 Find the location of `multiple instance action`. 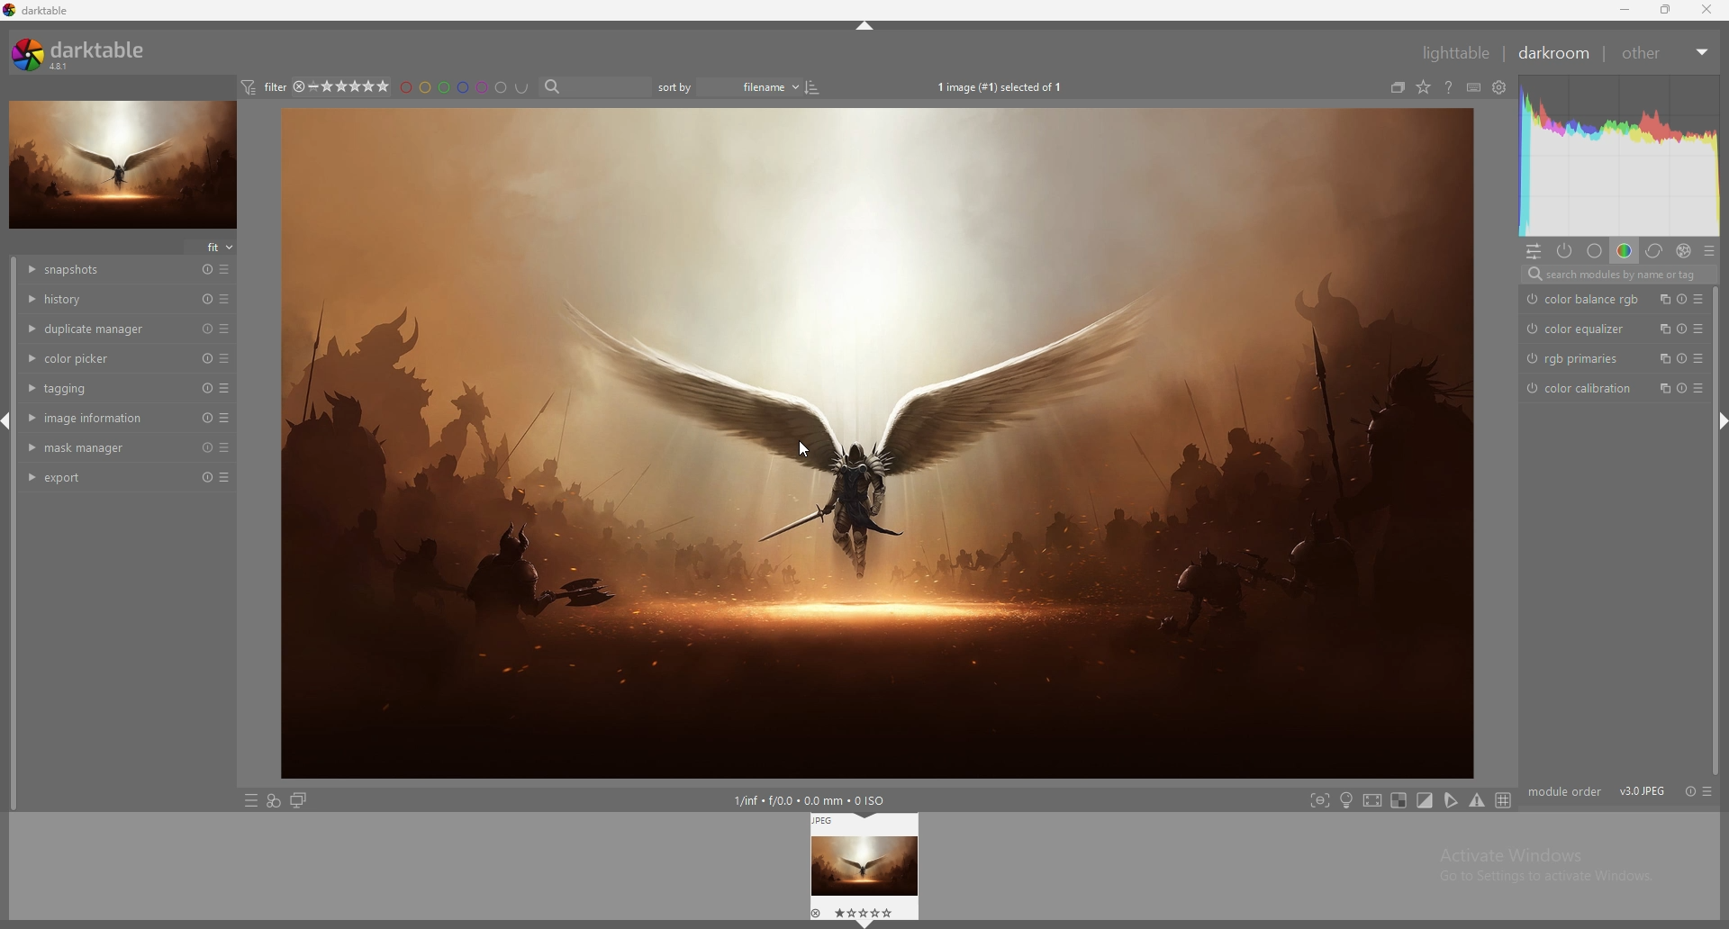

multiple instance action is located at coordinates (1665, 299).